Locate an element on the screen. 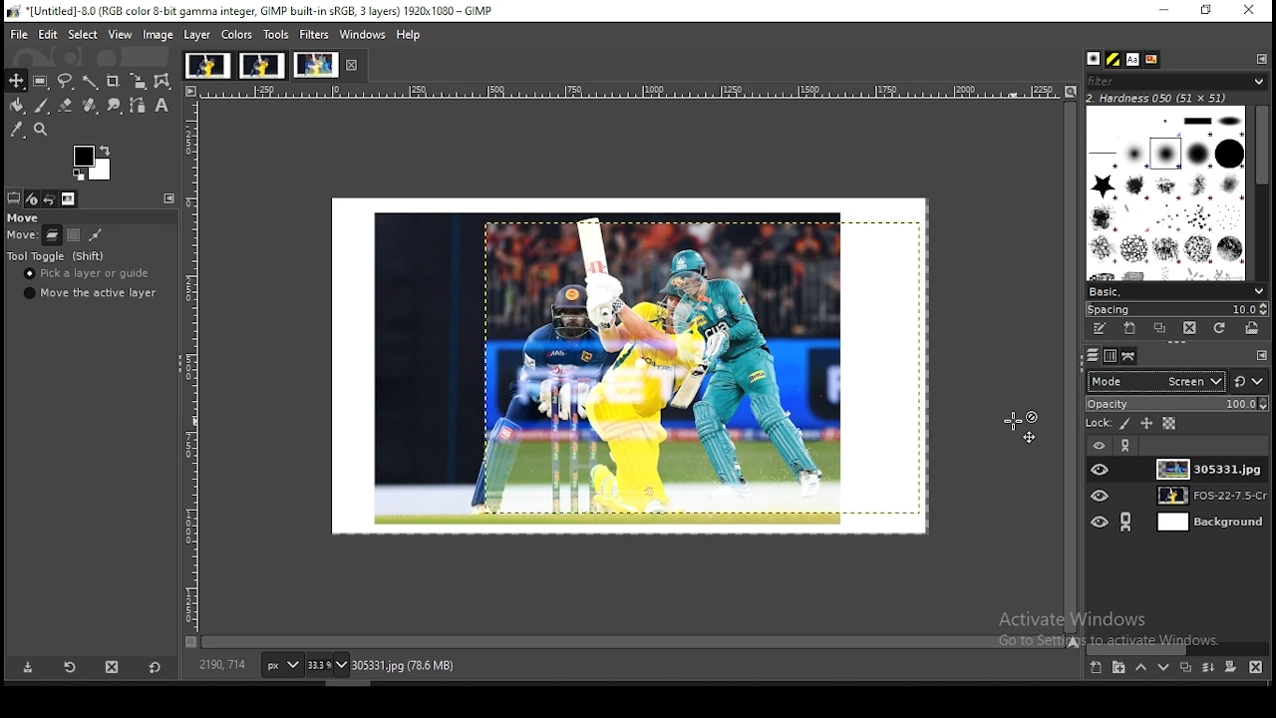  switch to other mode groups is located at coordinates (1250, 381).